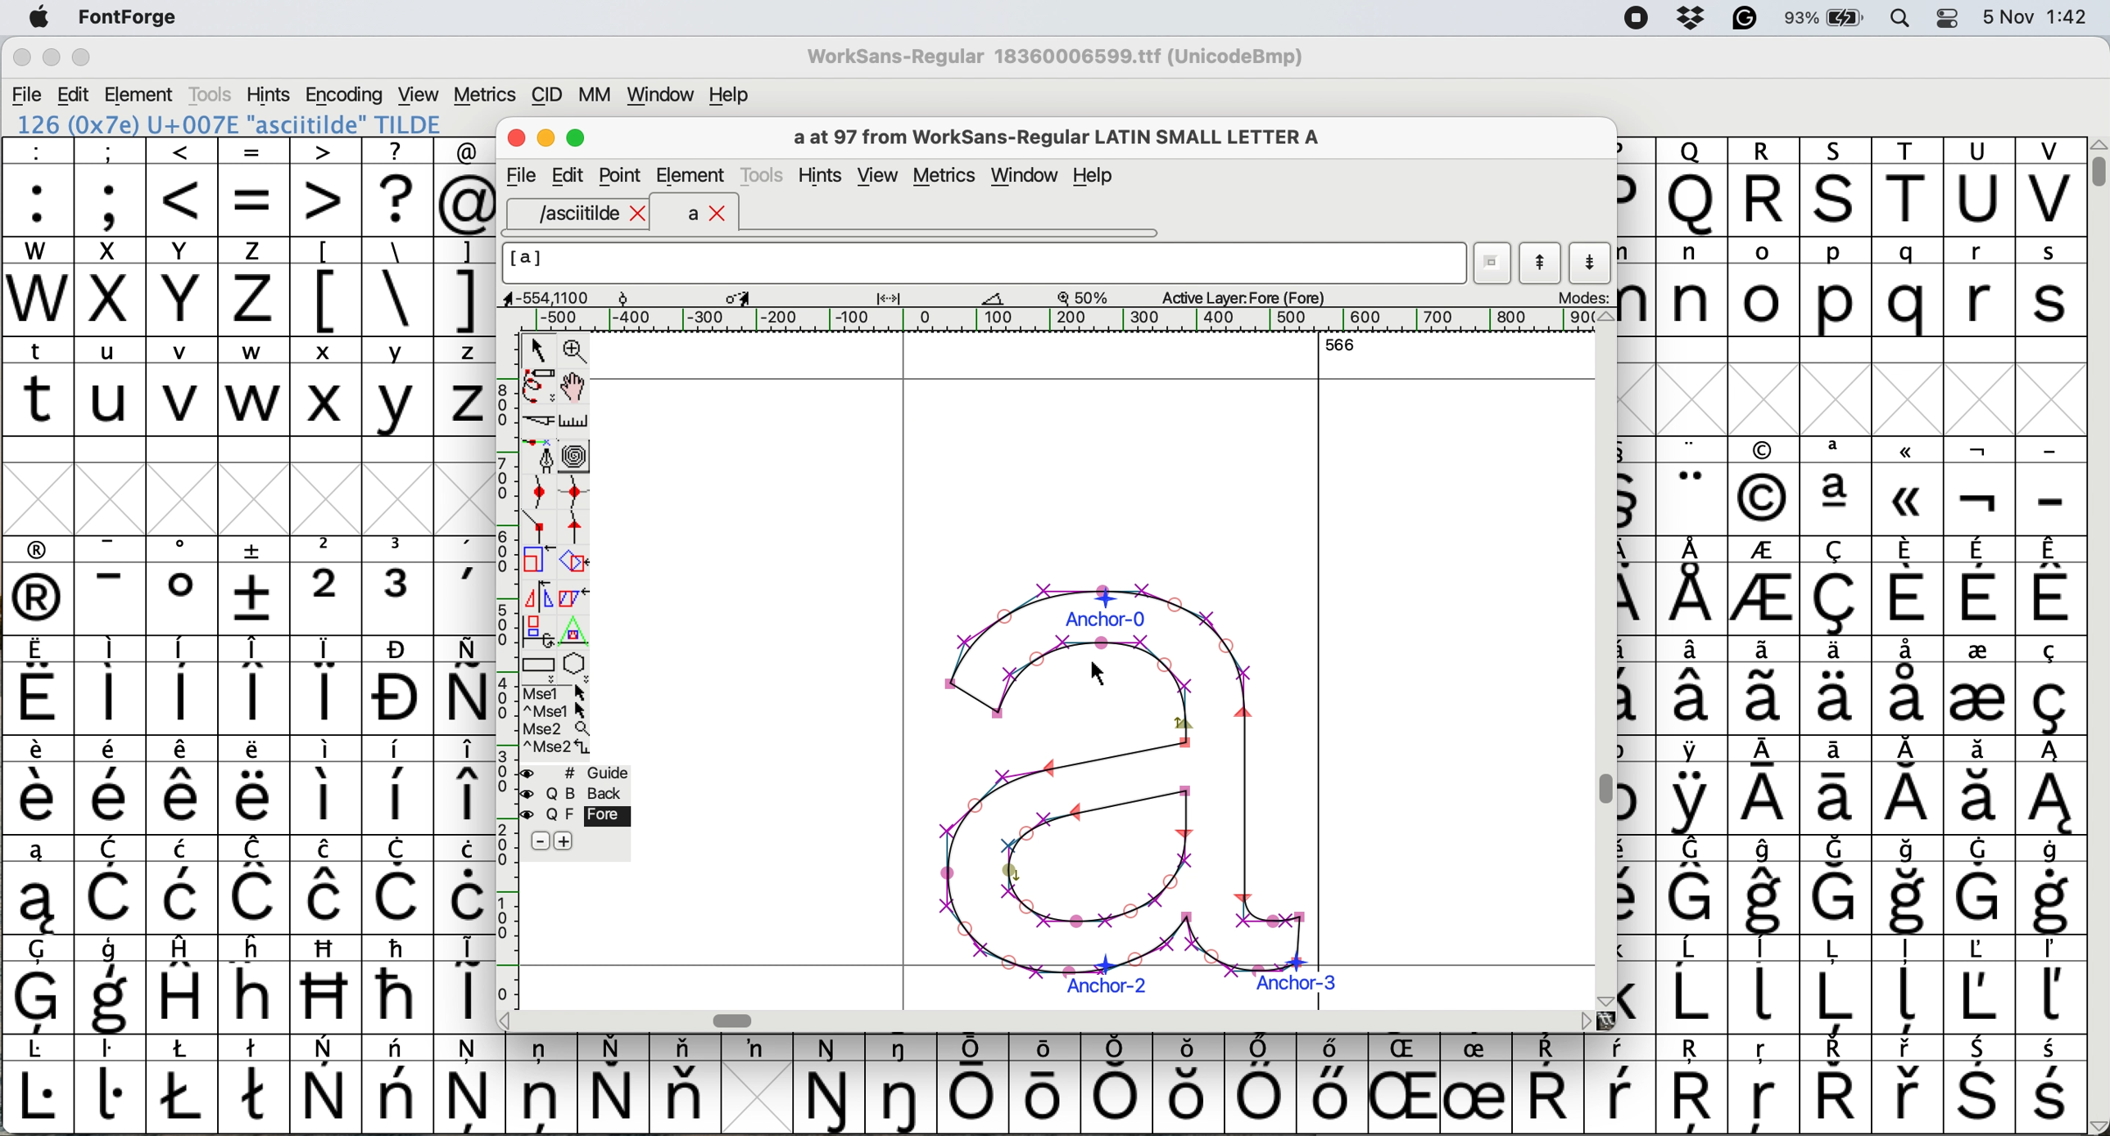  Describe the element at coordinates (111, 185) in the screenshot. I see `;` at that location.